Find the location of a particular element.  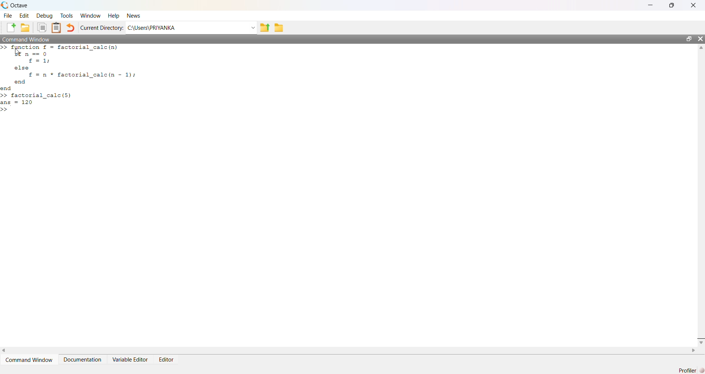

tools is located at coordinates (67, 16).